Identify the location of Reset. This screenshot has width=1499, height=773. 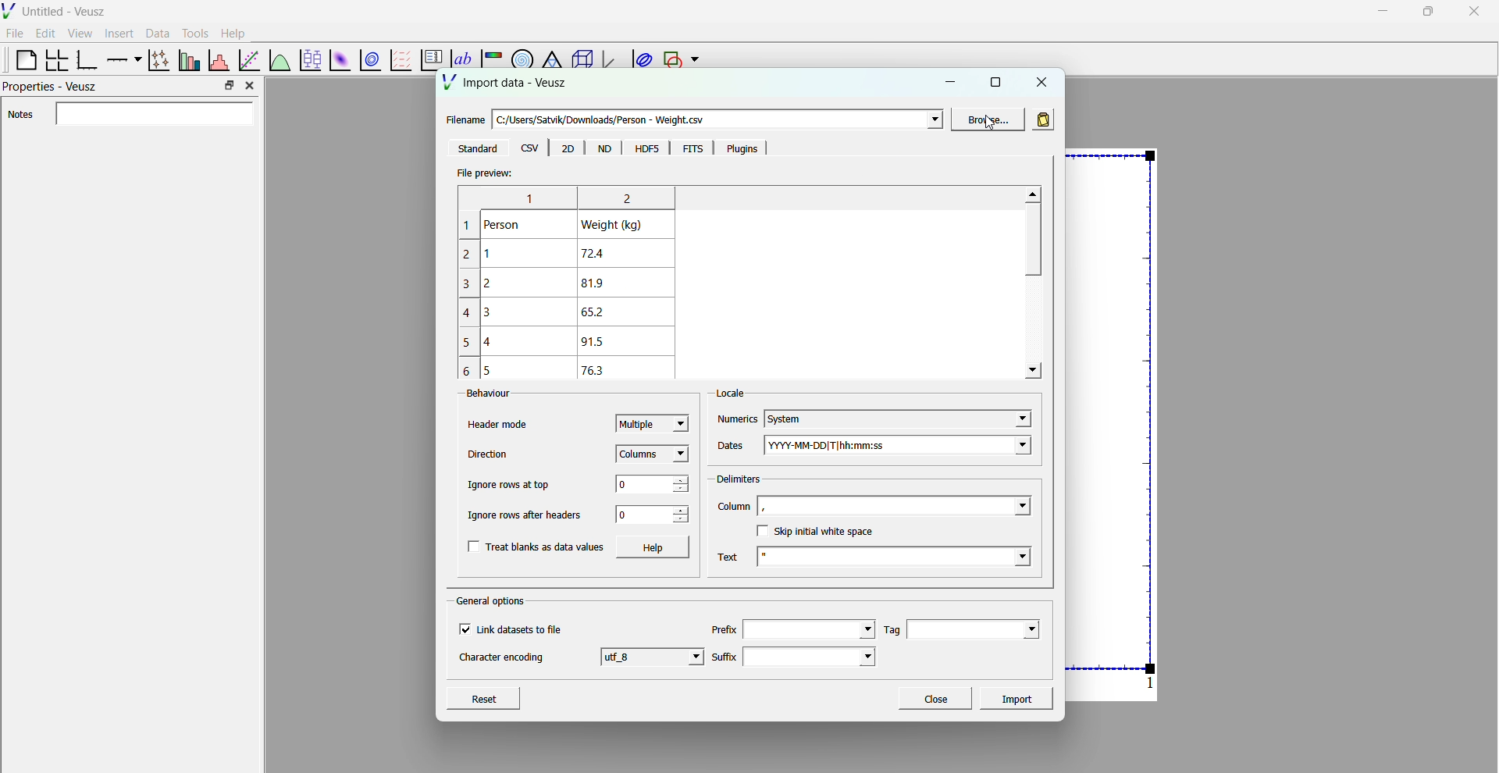
(500, 696).